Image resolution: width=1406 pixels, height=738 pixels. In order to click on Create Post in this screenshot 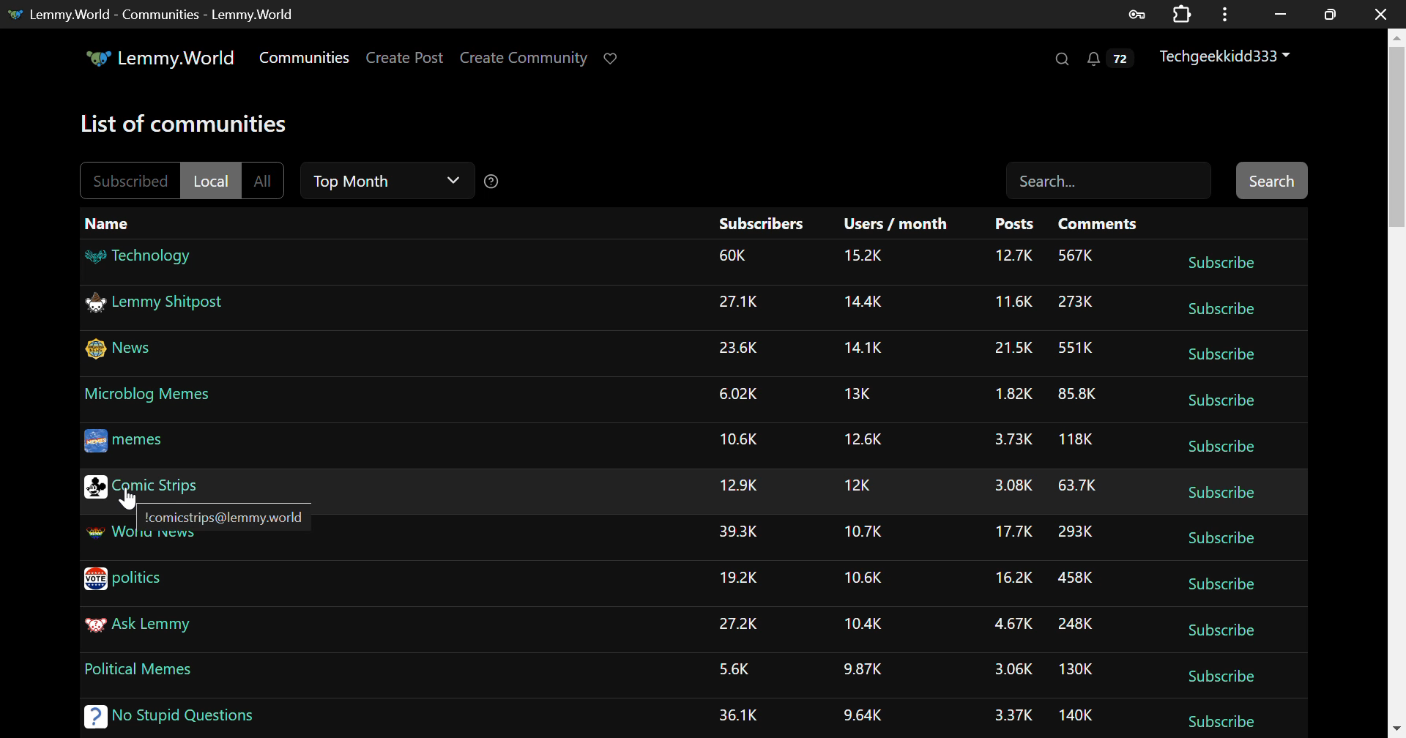, I will do `click(408, 57)`.